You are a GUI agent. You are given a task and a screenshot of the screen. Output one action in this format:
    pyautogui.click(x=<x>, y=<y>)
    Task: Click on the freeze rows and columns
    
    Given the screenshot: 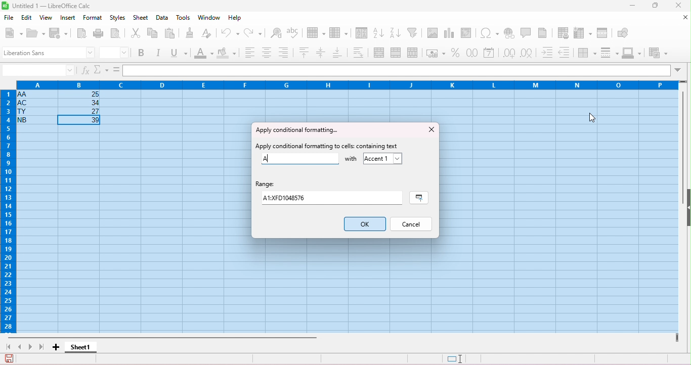 What is the action you would take?
    pyautogui.click(x=584, y=32)
    